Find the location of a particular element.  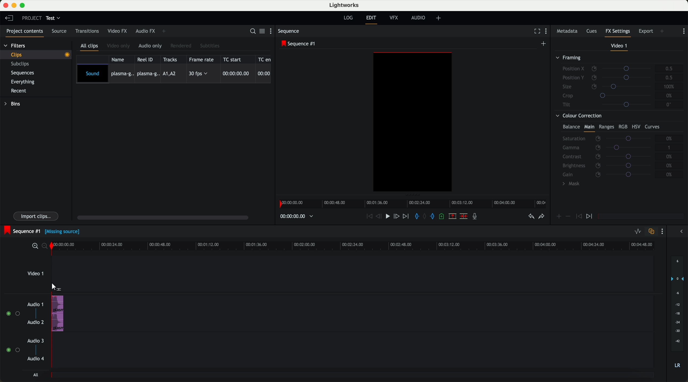

clear all marks is located at coordinates (425, 217).